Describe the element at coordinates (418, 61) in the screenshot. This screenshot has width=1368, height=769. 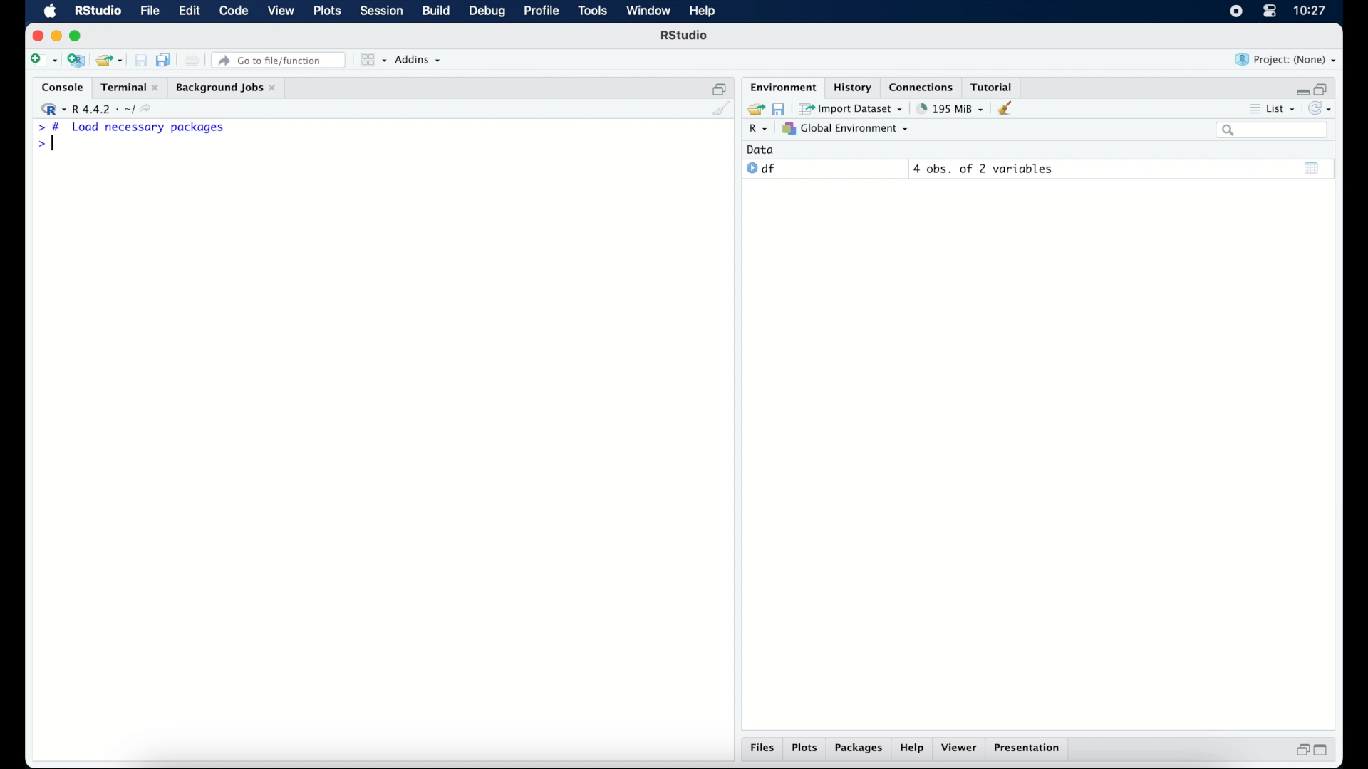
I see `addins` at that location.